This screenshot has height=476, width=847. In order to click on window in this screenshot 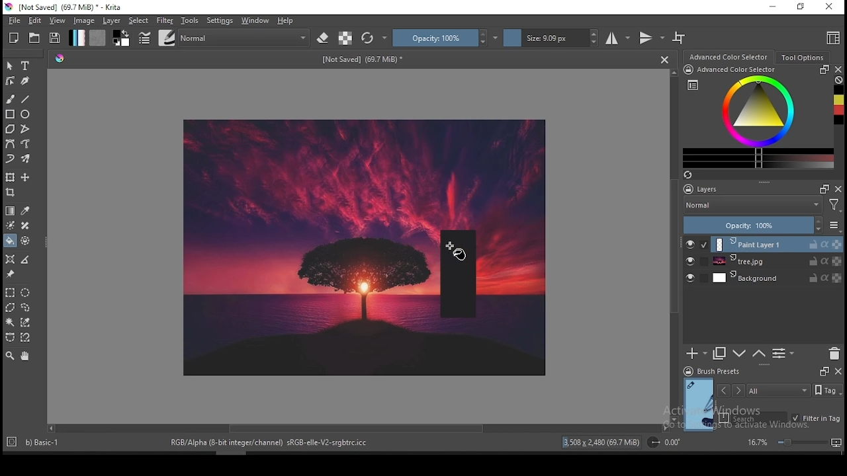, I will do `click(255, 20)`.